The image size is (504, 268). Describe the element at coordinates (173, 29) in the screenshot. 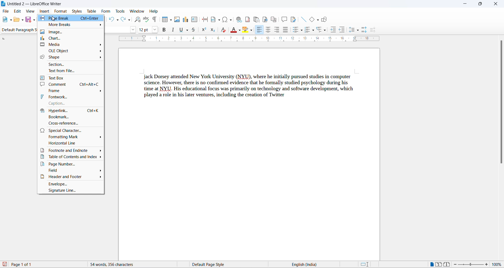

I see `italics` at that location.